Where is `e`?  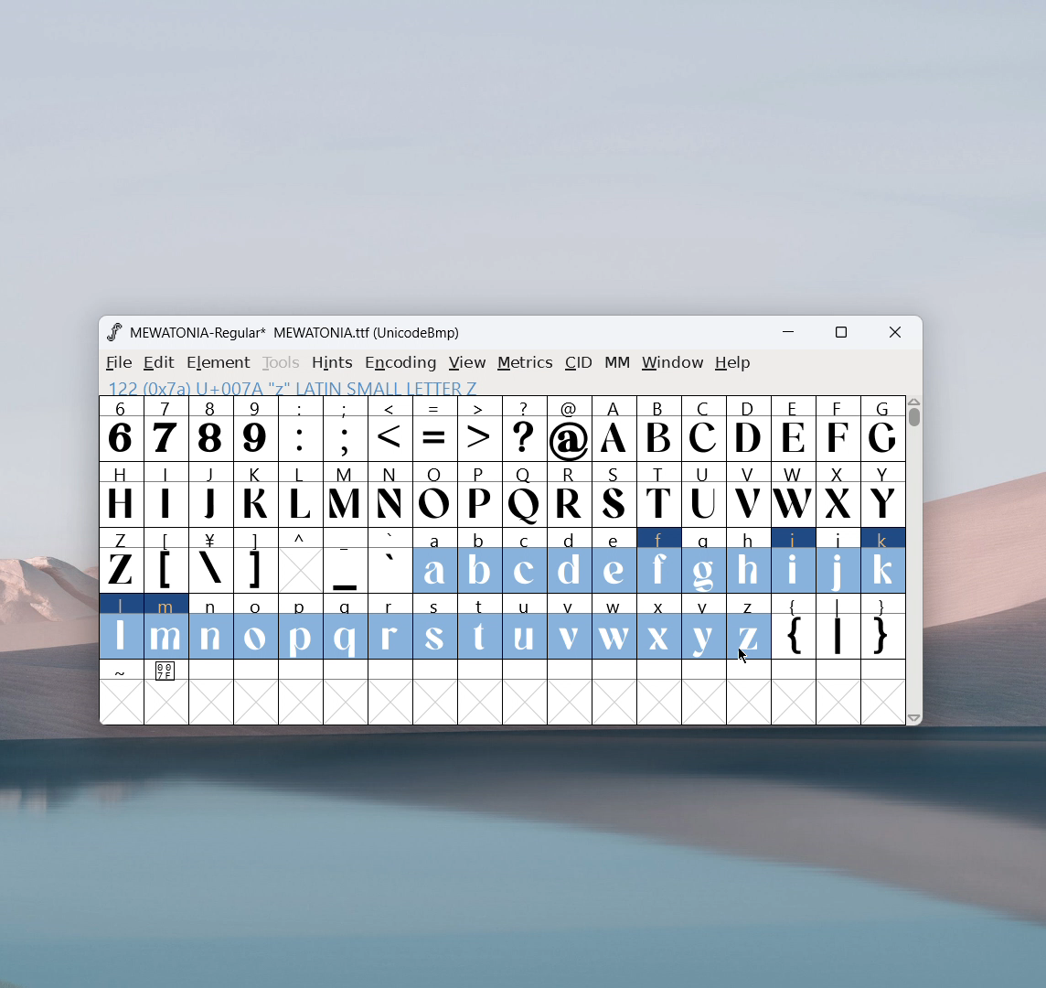 e is located at coordinates (614, 562).